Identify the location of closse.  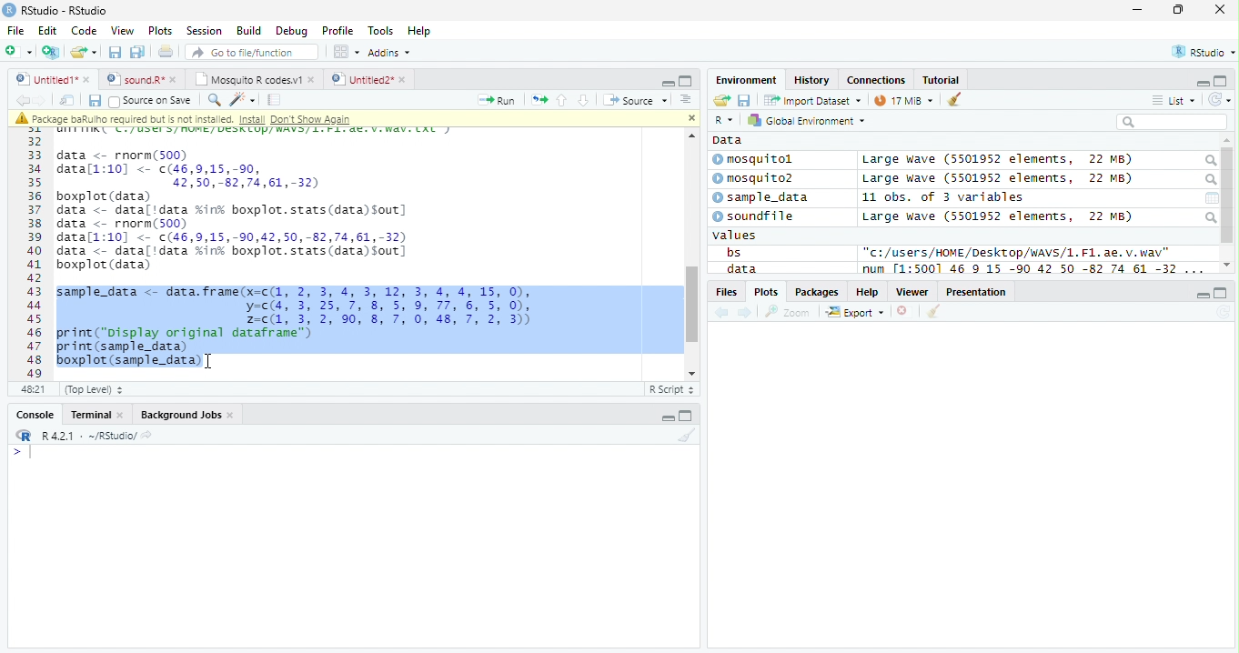
(1221, 9).